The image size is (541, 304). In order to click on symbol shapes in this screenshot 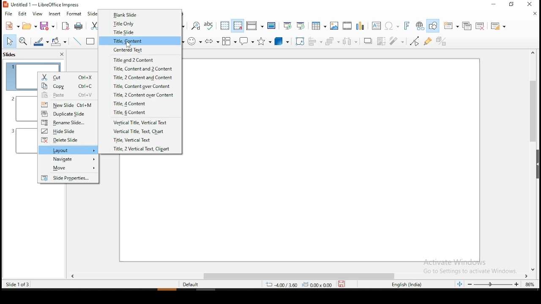, I will do `click(196, 42)`.